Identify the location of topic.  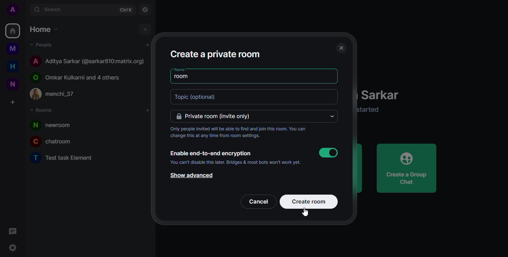
(199, 97).